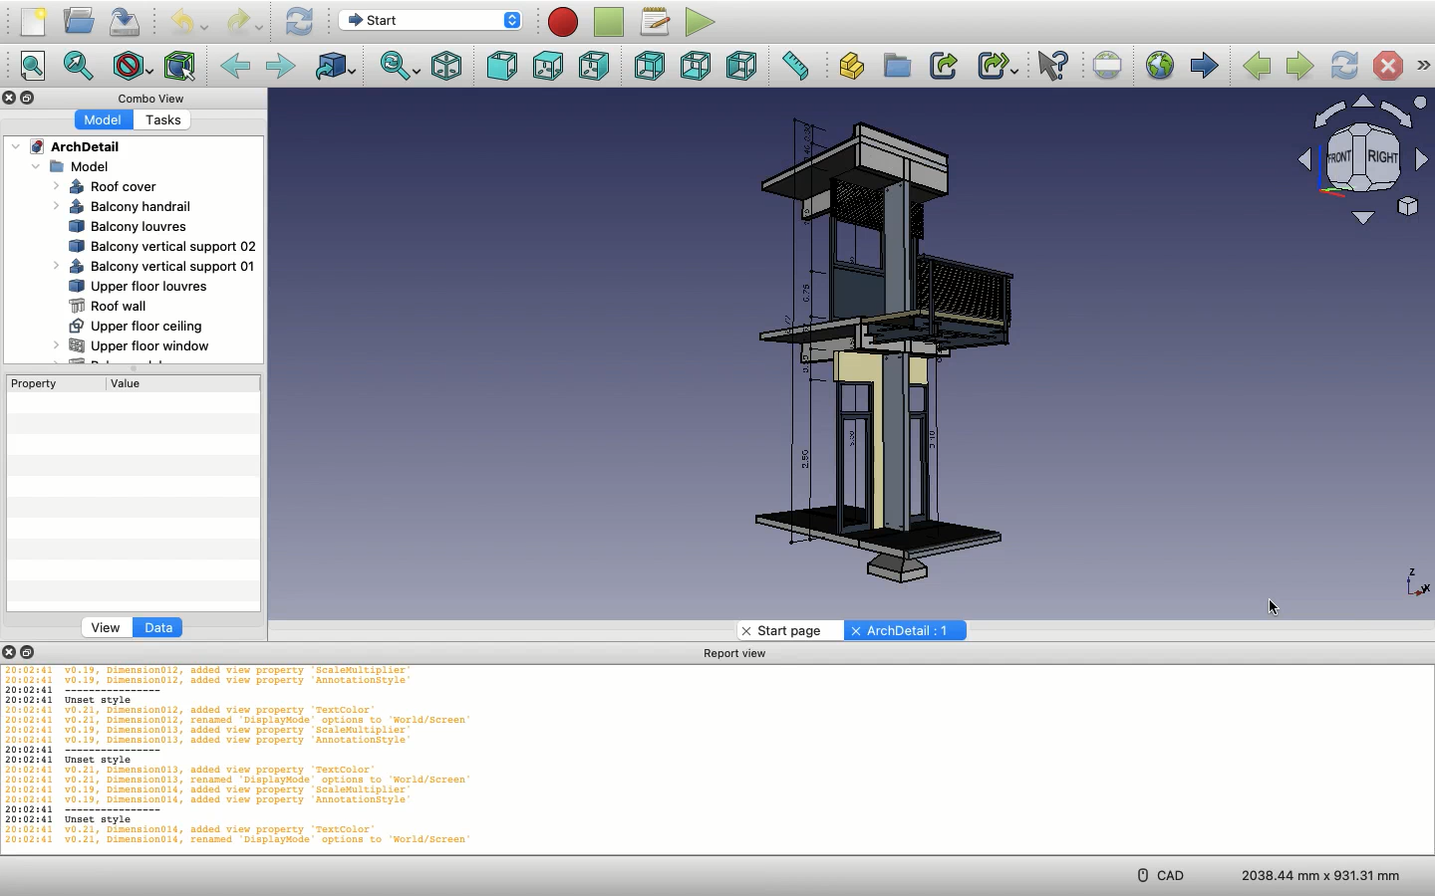  What do you see at coordinates (549, 65) in the screenshot?
I see `Top` at bounding box center [549, 65].